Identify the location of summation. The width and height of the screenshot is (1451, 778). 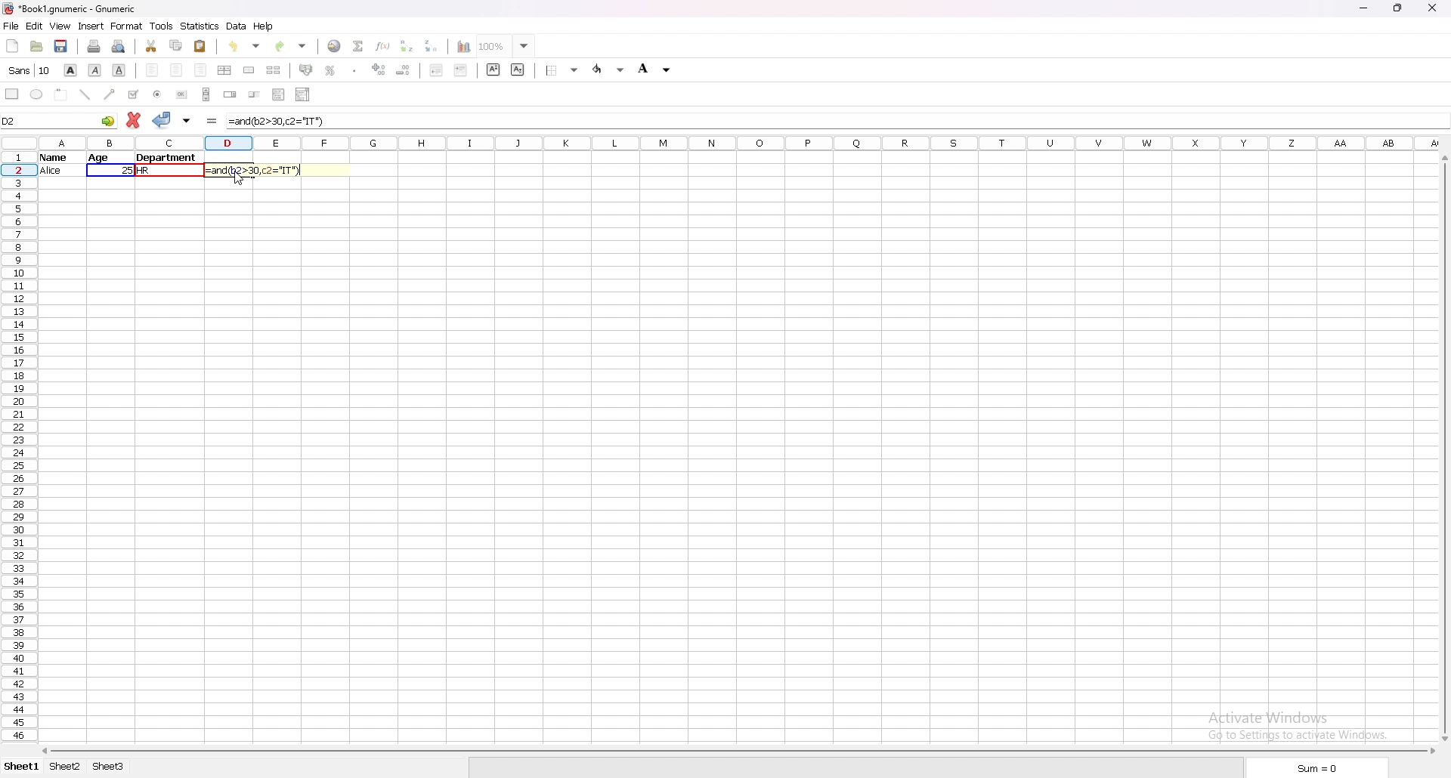
(358, 45).